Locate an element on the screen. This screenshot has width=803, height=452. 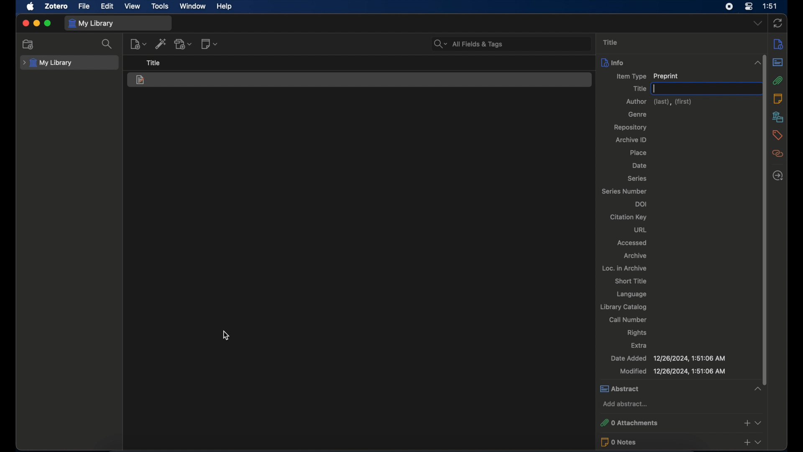
doi is located at coordinates (640, 204).